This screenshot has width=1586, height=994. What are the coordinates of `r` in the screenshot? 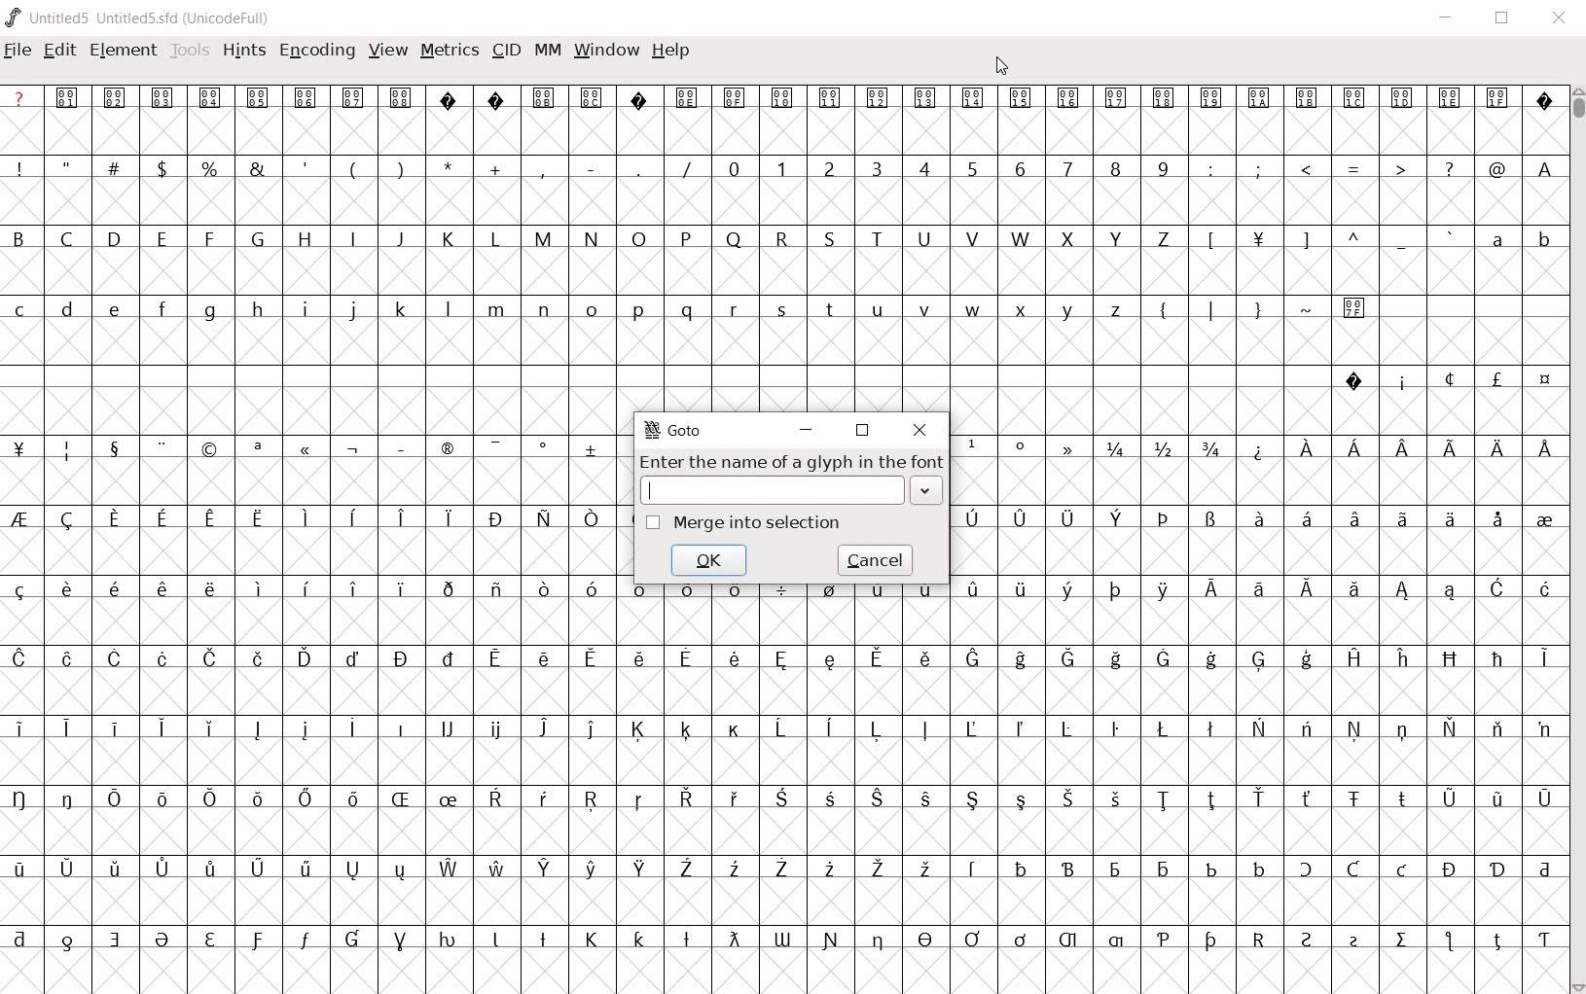 It's located at (733, 306).